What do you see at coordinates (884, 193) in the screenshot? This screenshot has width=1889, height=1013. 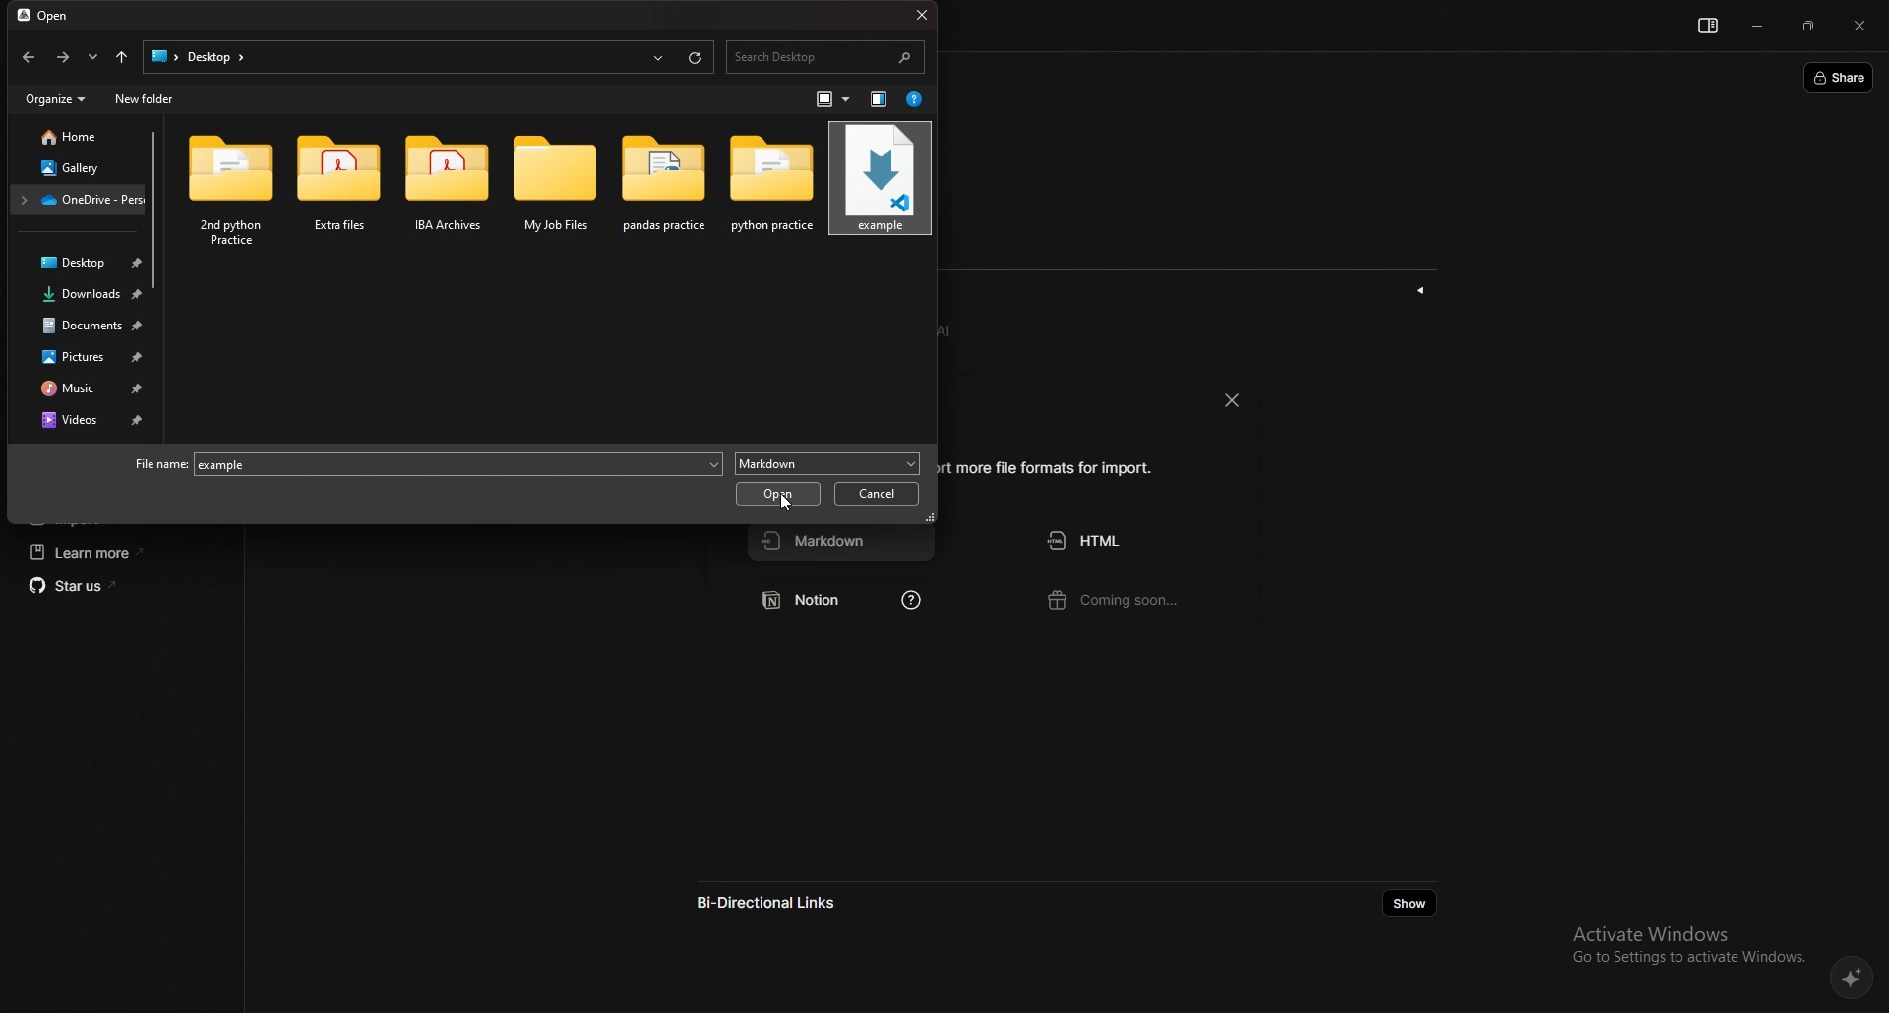 I see `cursor` at bounding box center [884, 193].